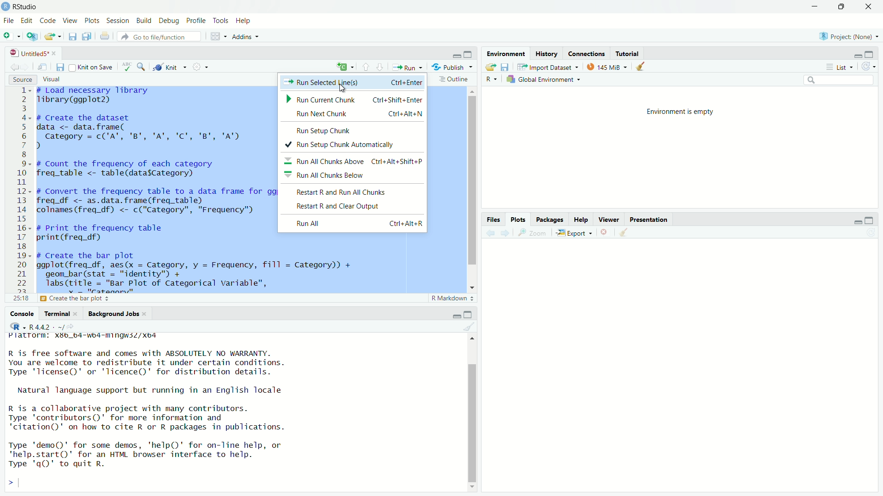  I want to click on build, so click(143, 21).